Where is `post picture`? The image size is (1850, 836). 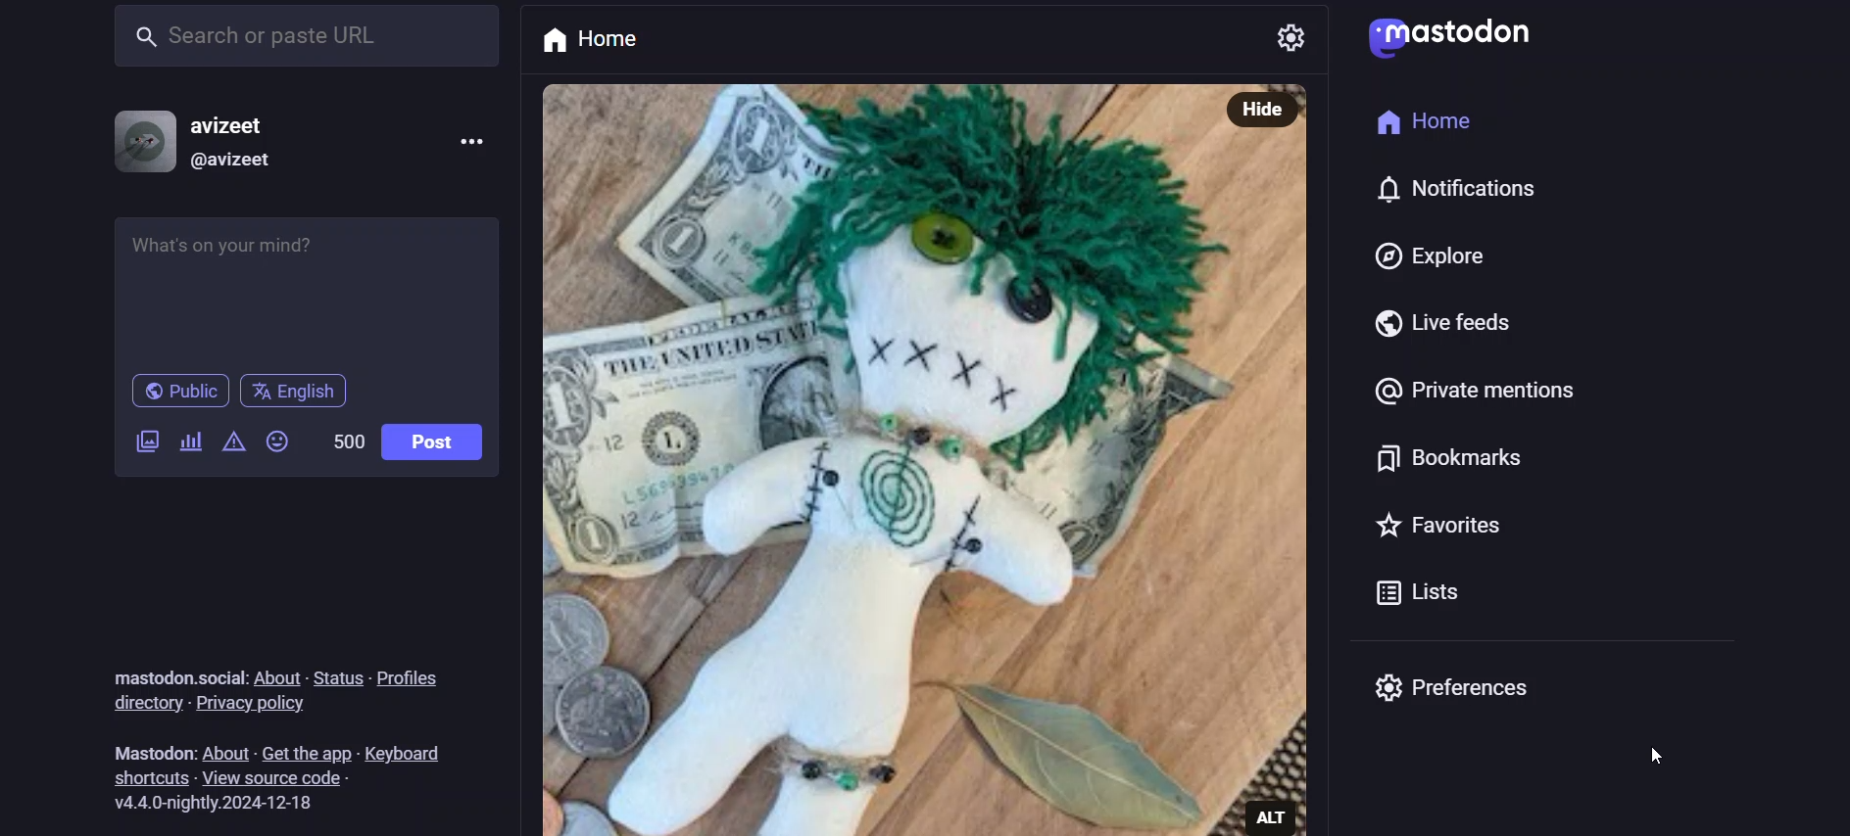
post picture is located at coordinates (1258, 465).